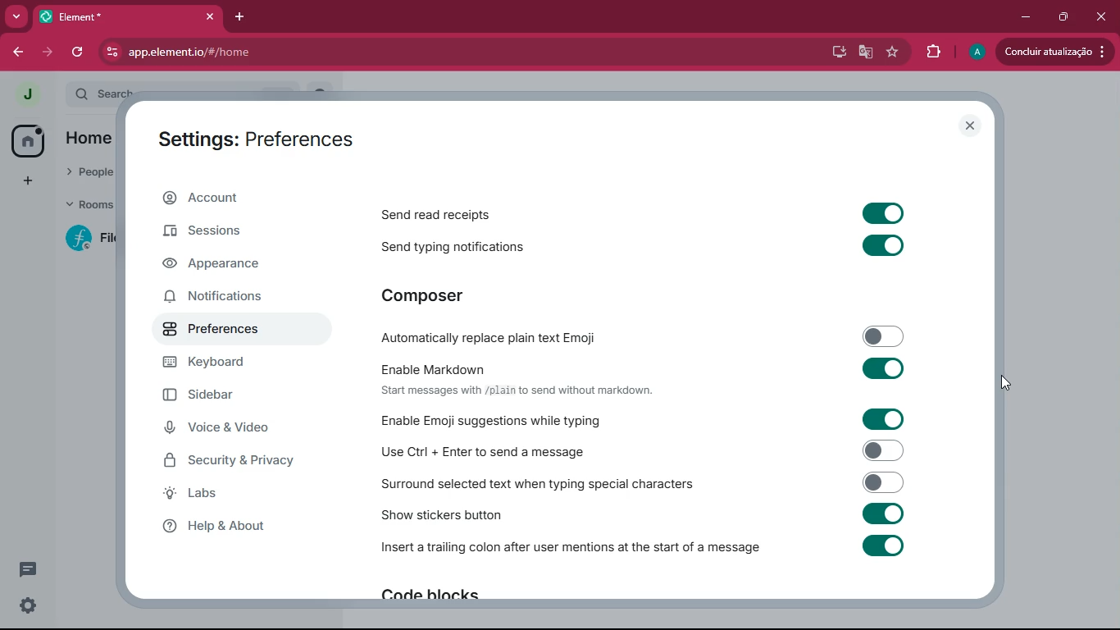 The image size is (1120, 630). I want to click on Send read receipts, so click(639, 212).